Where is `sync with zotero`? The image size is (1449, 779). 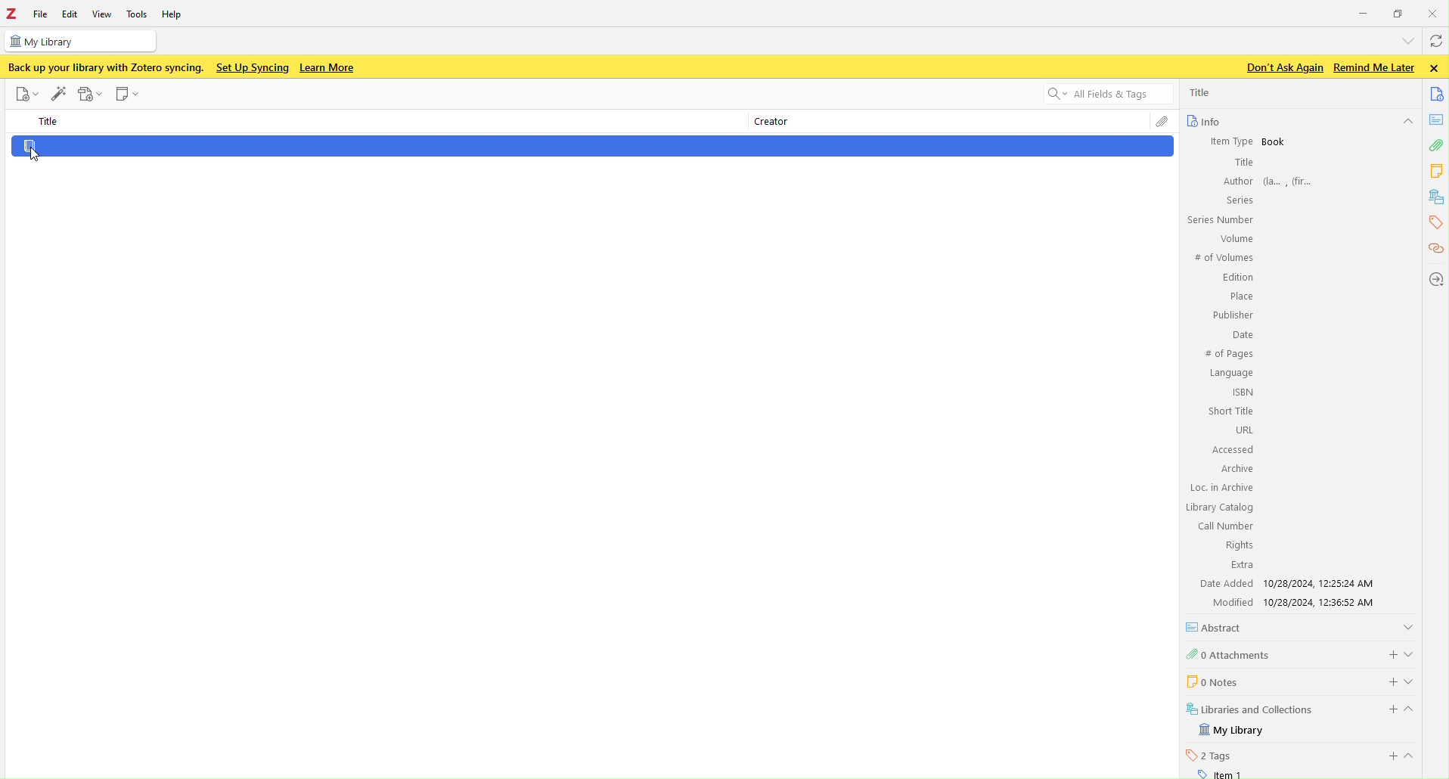
sync with zotero is located at coordinates (1432, 43).